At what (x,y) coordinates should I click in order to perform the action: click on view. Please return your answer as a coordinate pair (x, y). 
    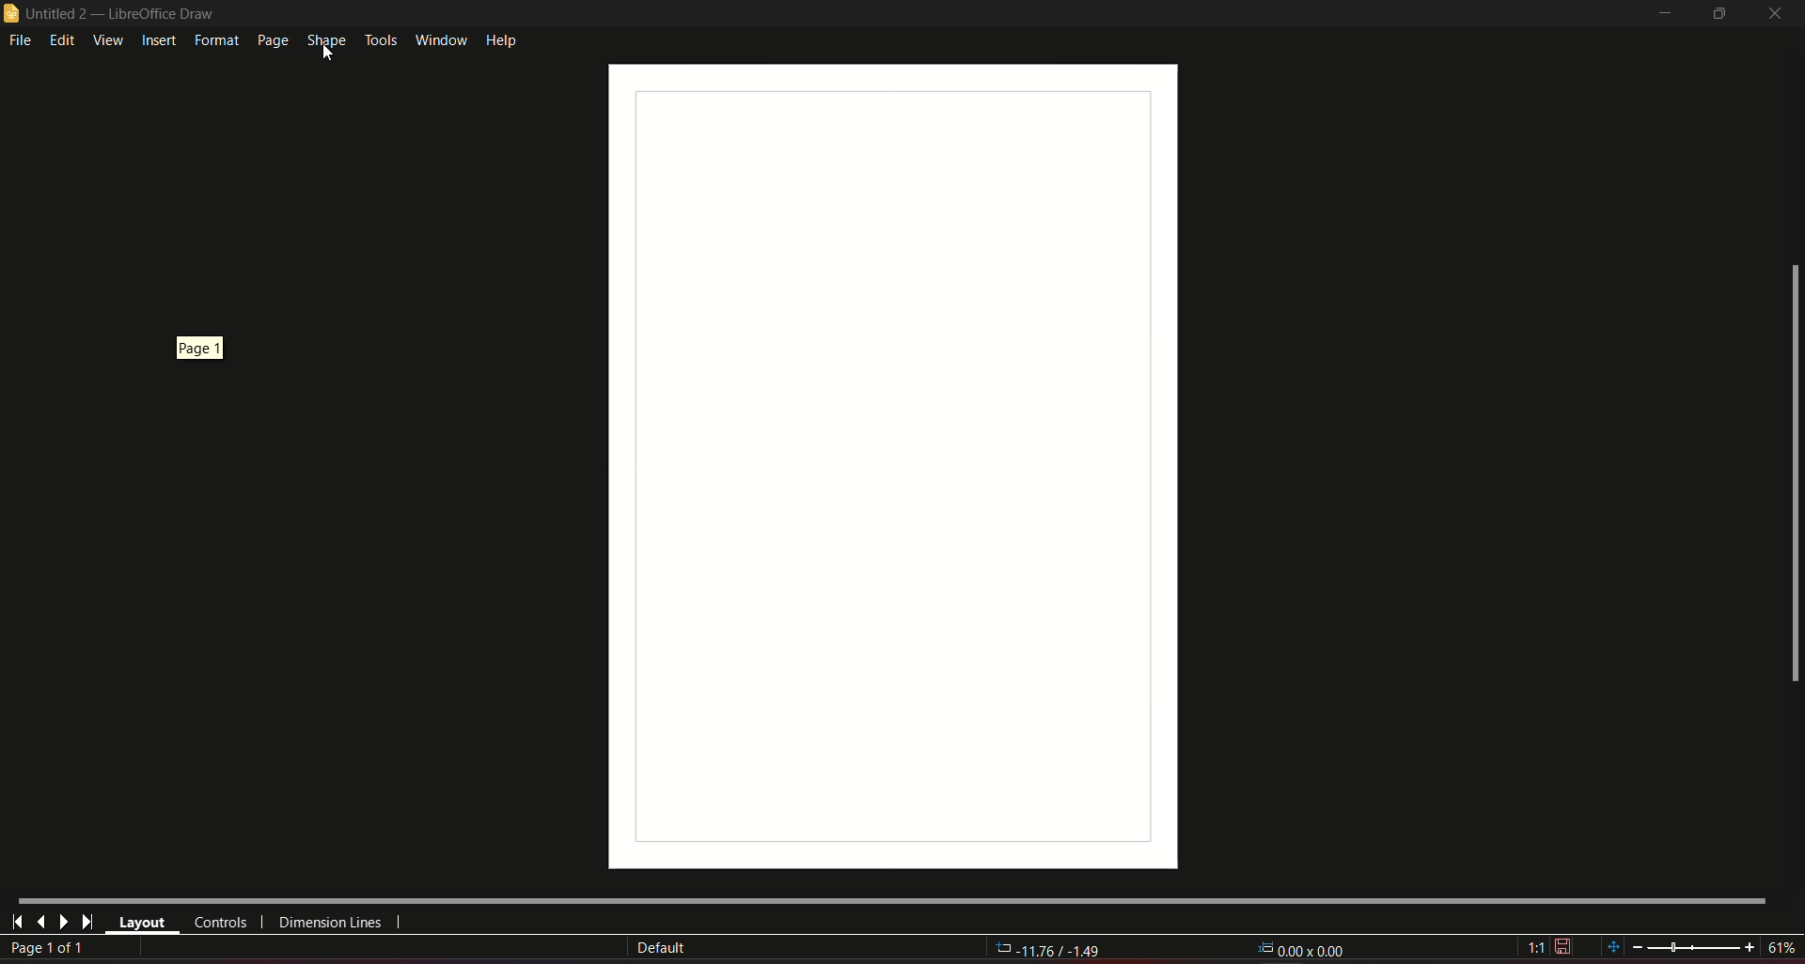
    Looking at the image, I should click on (107, 39).